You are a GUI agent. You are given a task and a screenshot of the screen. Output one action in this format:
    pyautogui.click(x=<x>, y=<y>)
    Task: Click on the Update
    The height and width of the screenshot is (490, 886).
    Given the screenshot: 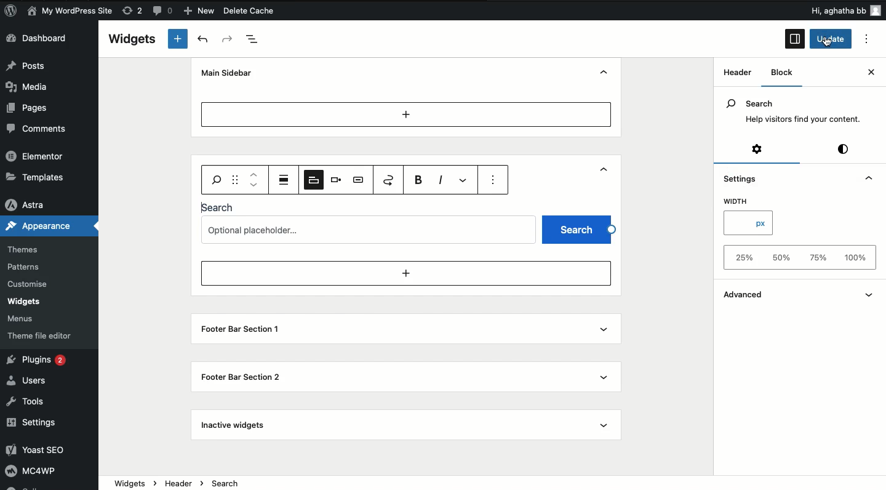 What is the action you would take?
    pyautogui.click(x=831, y=39)
    